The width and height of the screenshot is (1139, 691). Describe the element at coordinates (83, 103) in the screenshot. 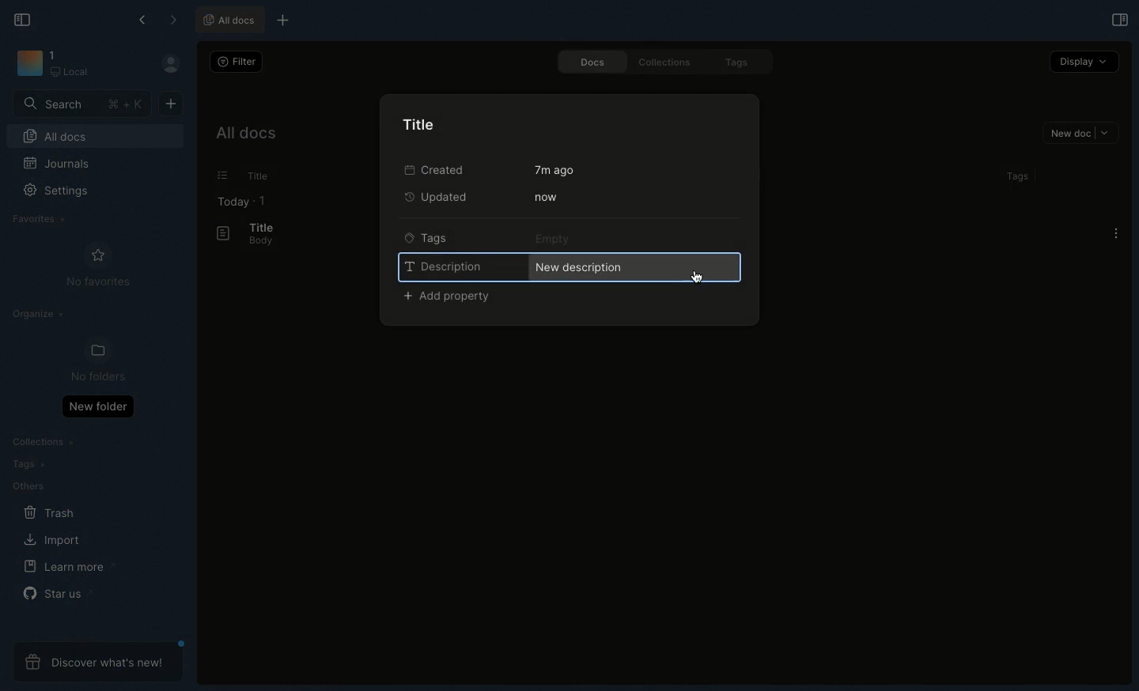

I see `Search` at that location.